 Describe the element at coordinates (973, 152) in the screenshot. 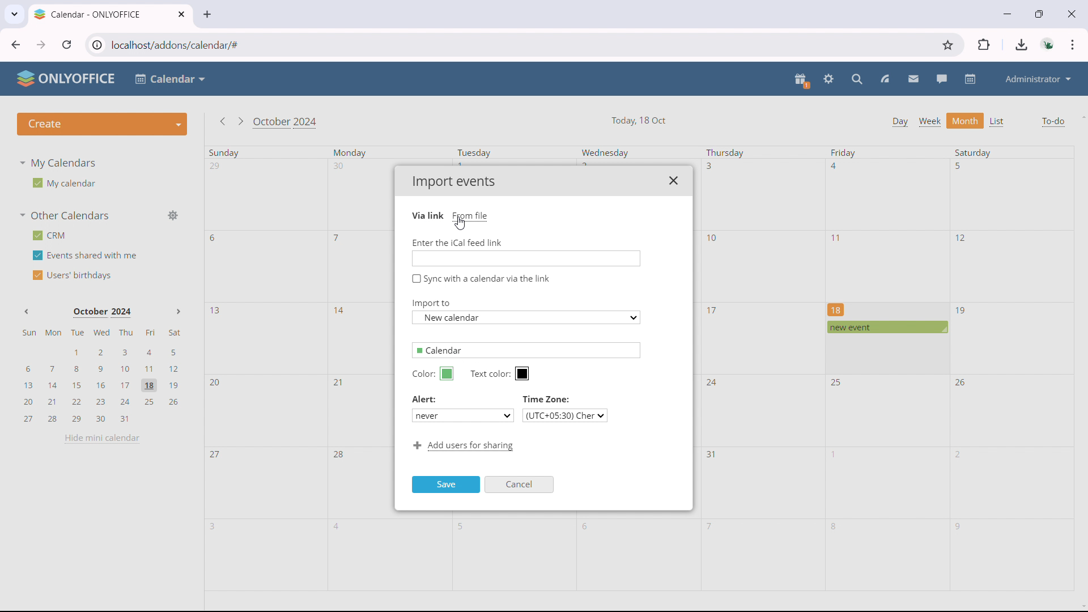

I see `Saturday` at that location.